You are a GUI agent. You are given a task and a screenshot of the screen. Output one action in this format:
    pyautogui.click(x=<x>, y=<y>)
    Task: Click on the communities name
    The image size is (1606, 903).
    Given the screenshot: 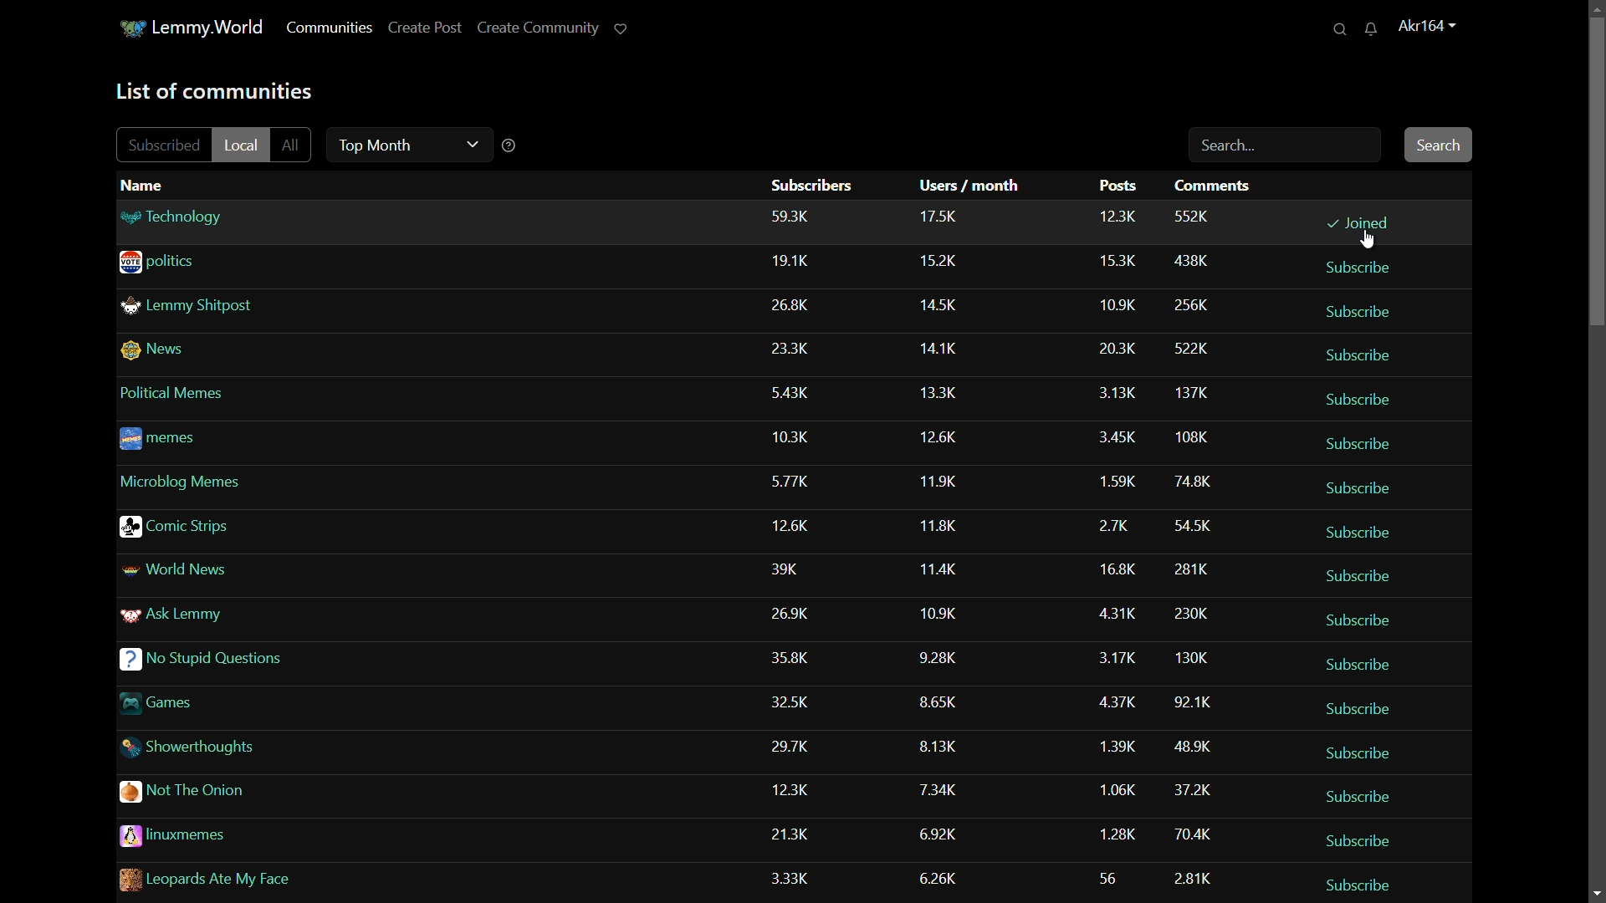 What is the action you would take?
    pyautogui.click(x=261, y=483)
    